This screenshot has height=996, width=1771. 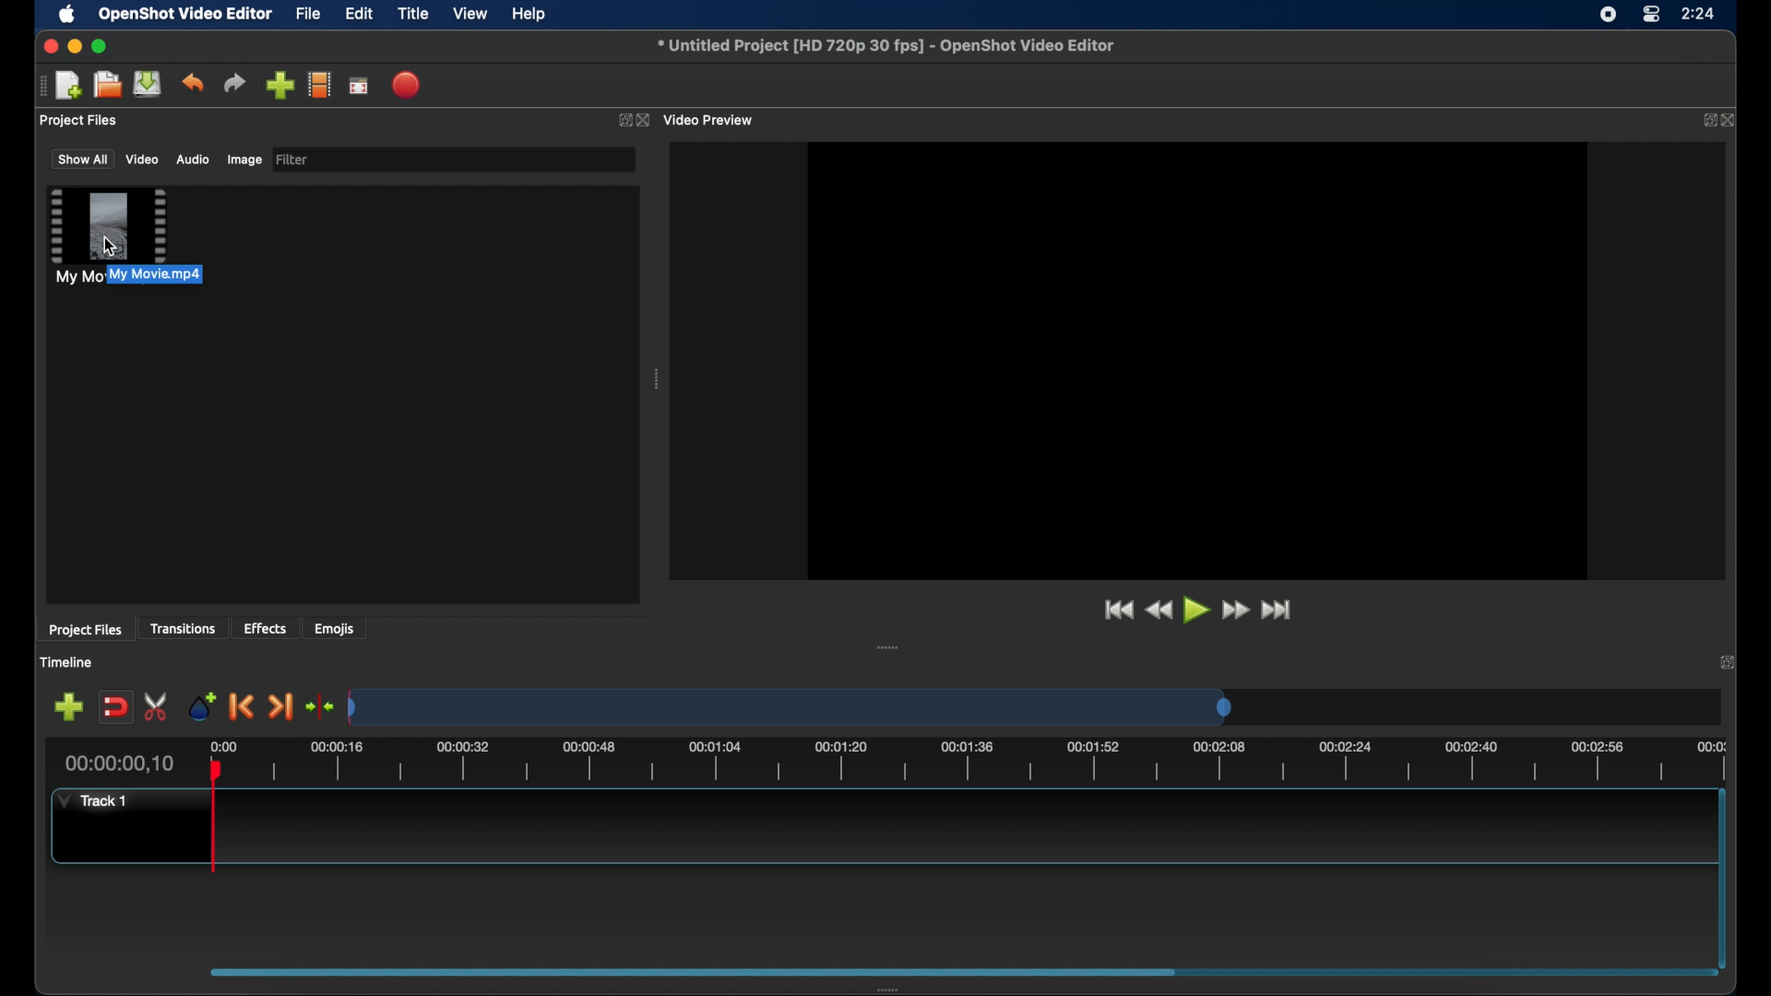 What do you see at coordinates (46, 46) in the screenshot?
I see `close` at bounding box center [46, 46].